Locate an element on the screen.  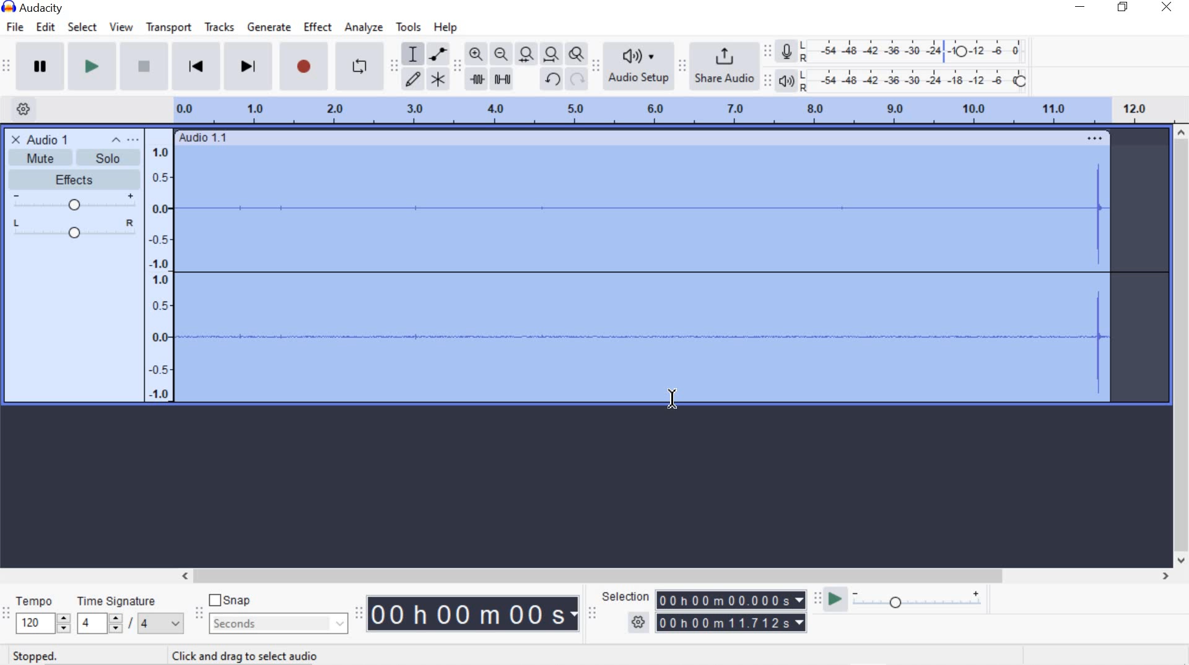
Zoom Toggle is located at coordinates (577, 56).